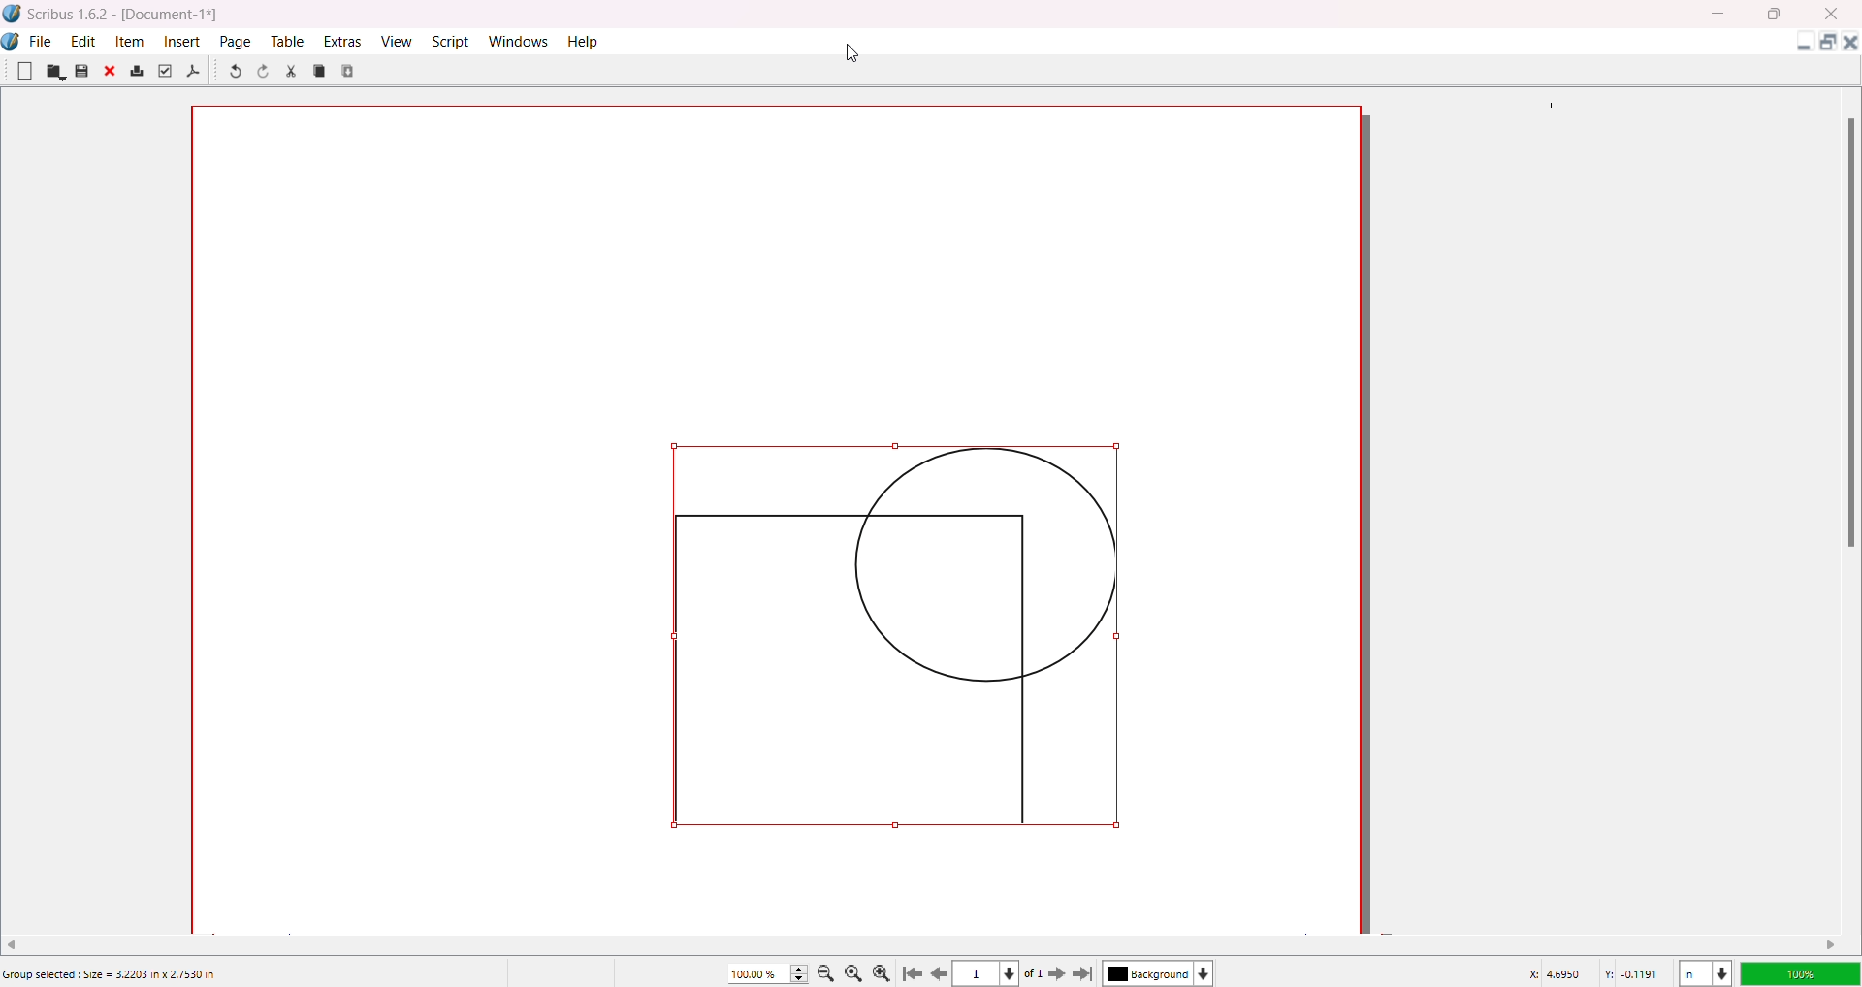  What do you see at coordinates (1850, 46) in the screenshot?
I see `Close Document` at bounding box center [1850, 46].